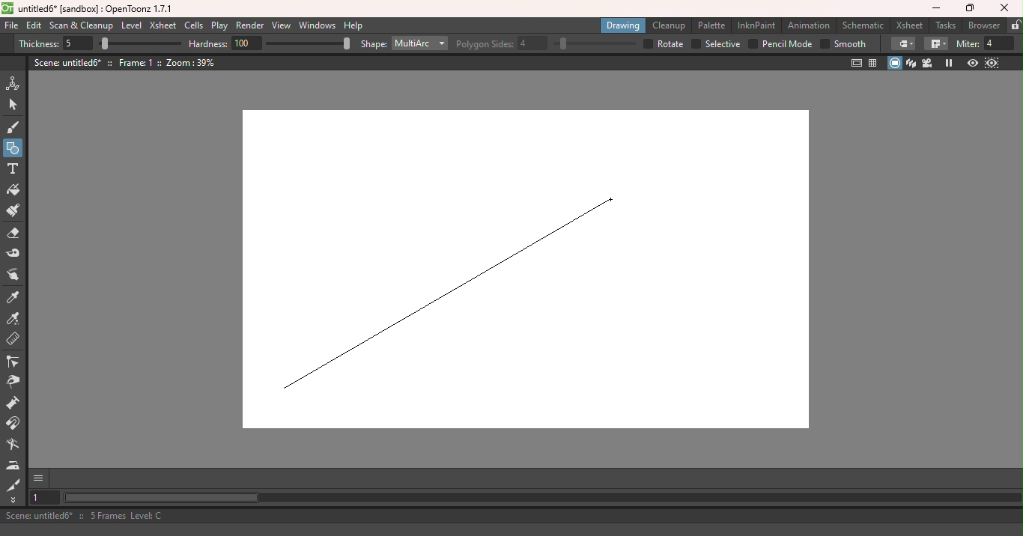 The image size is (1023, 536). Describe the element at coordinates (536, 270) in the screenshot. I see `Canvas` at that location.